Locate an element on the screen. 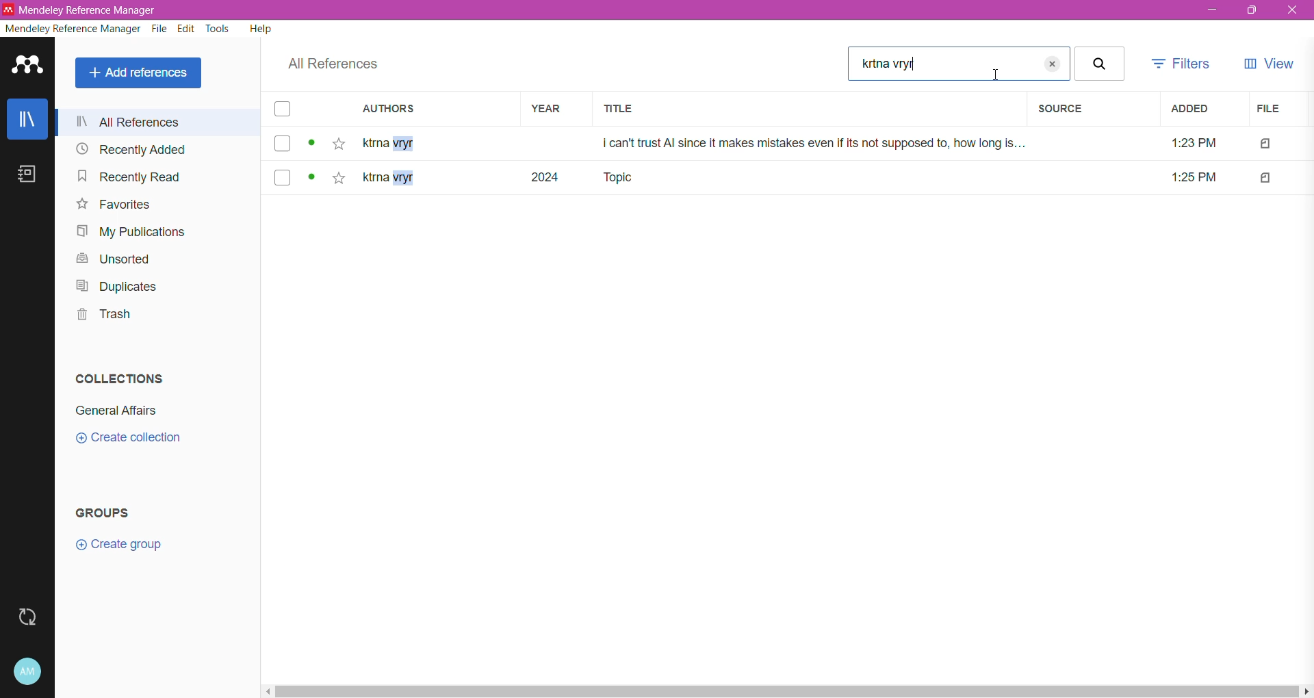  Year is located at coordinates (552, 110).